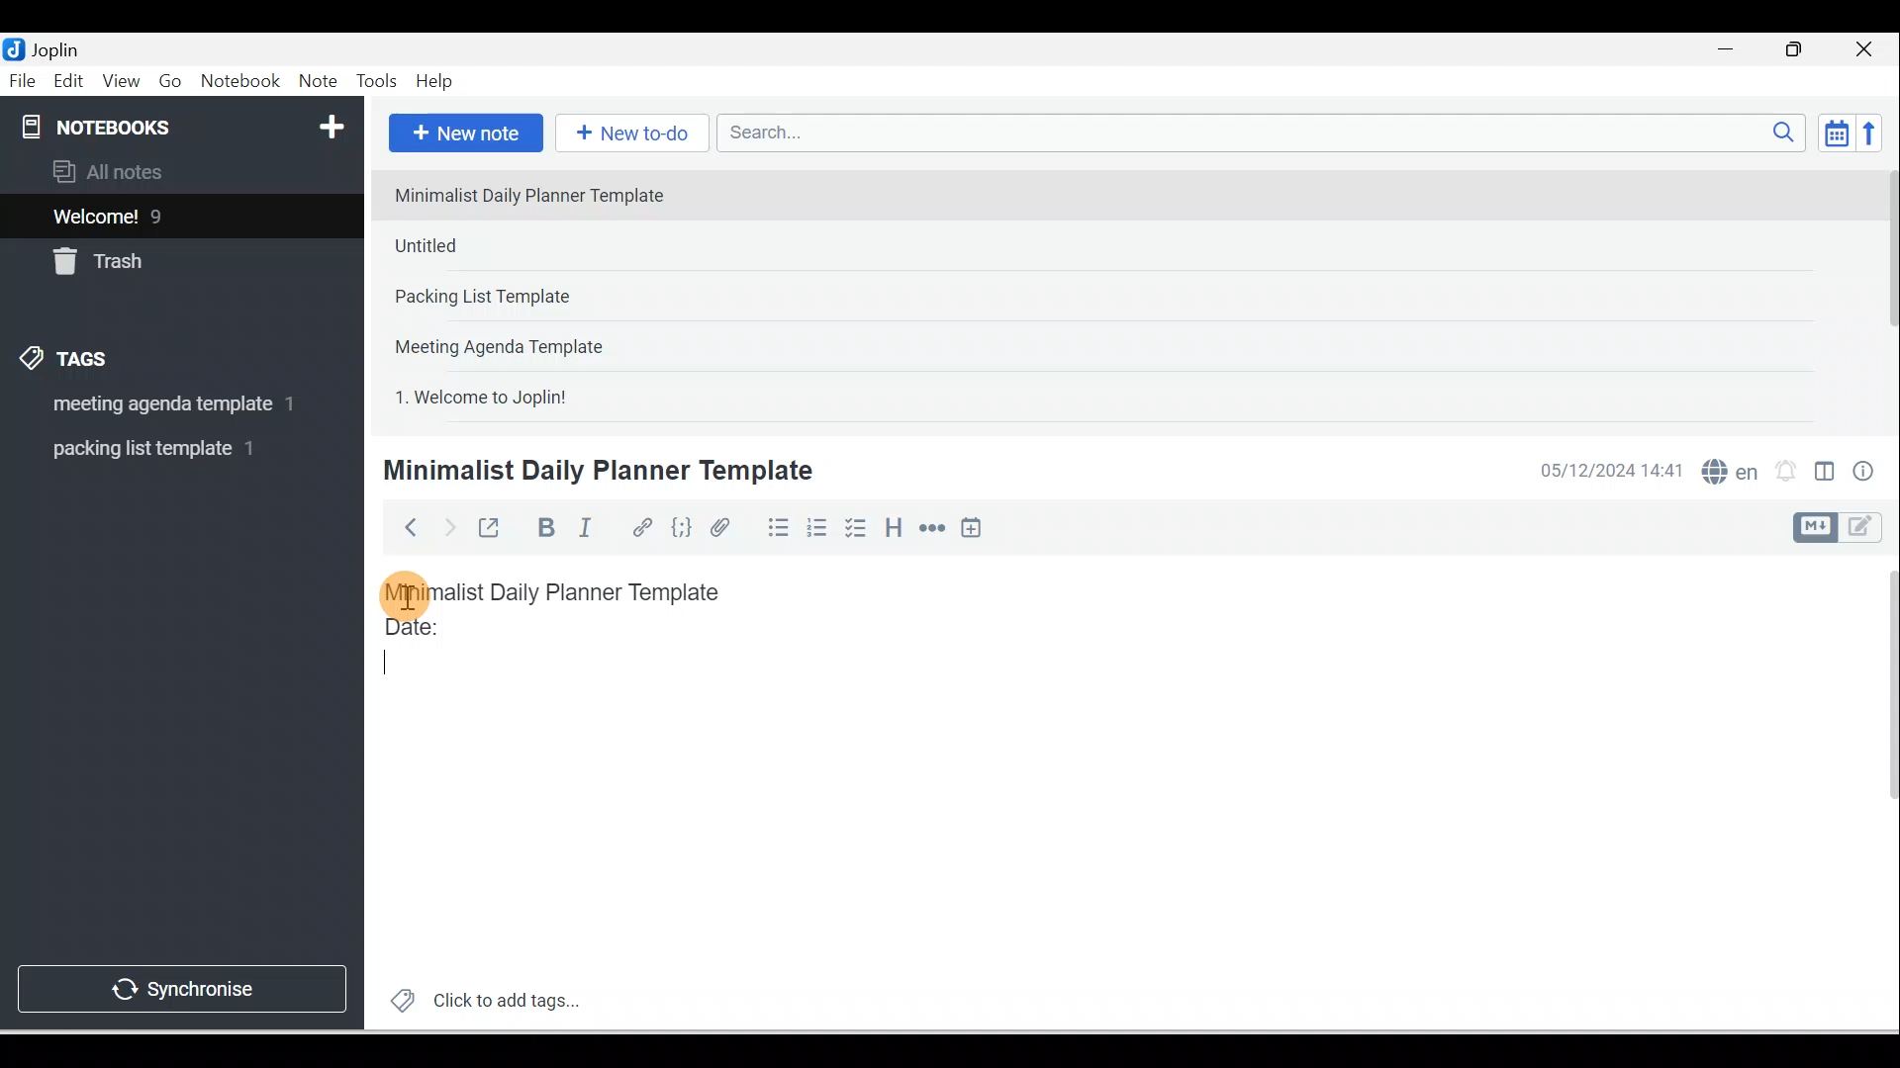 The height and width of the screenshot is (1068, 1900). What do you see at coordinates (167, 449) in the screenshot?
I see `Tag 2` at bounding box center [167, 449].